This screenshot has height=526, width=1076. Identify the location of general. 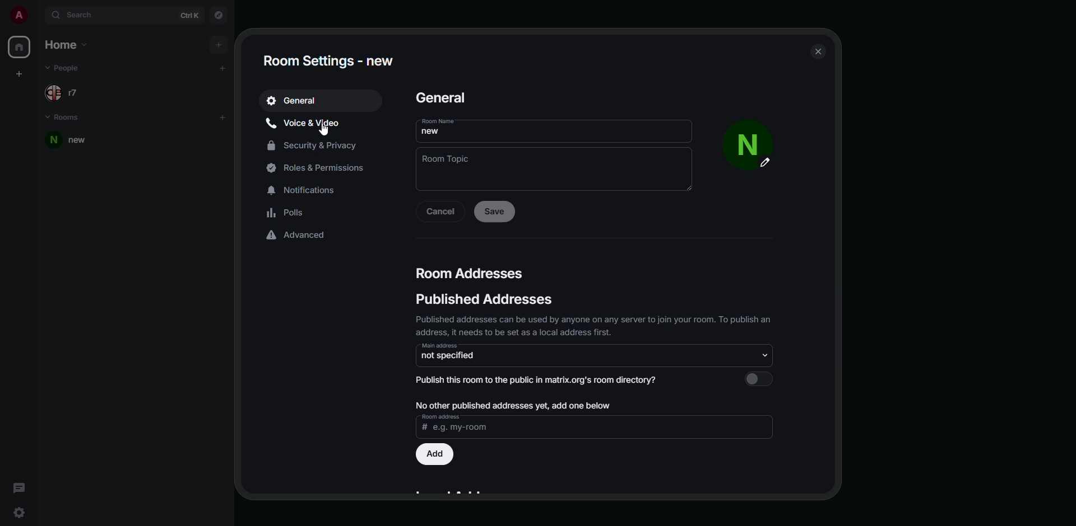
(294, 100).